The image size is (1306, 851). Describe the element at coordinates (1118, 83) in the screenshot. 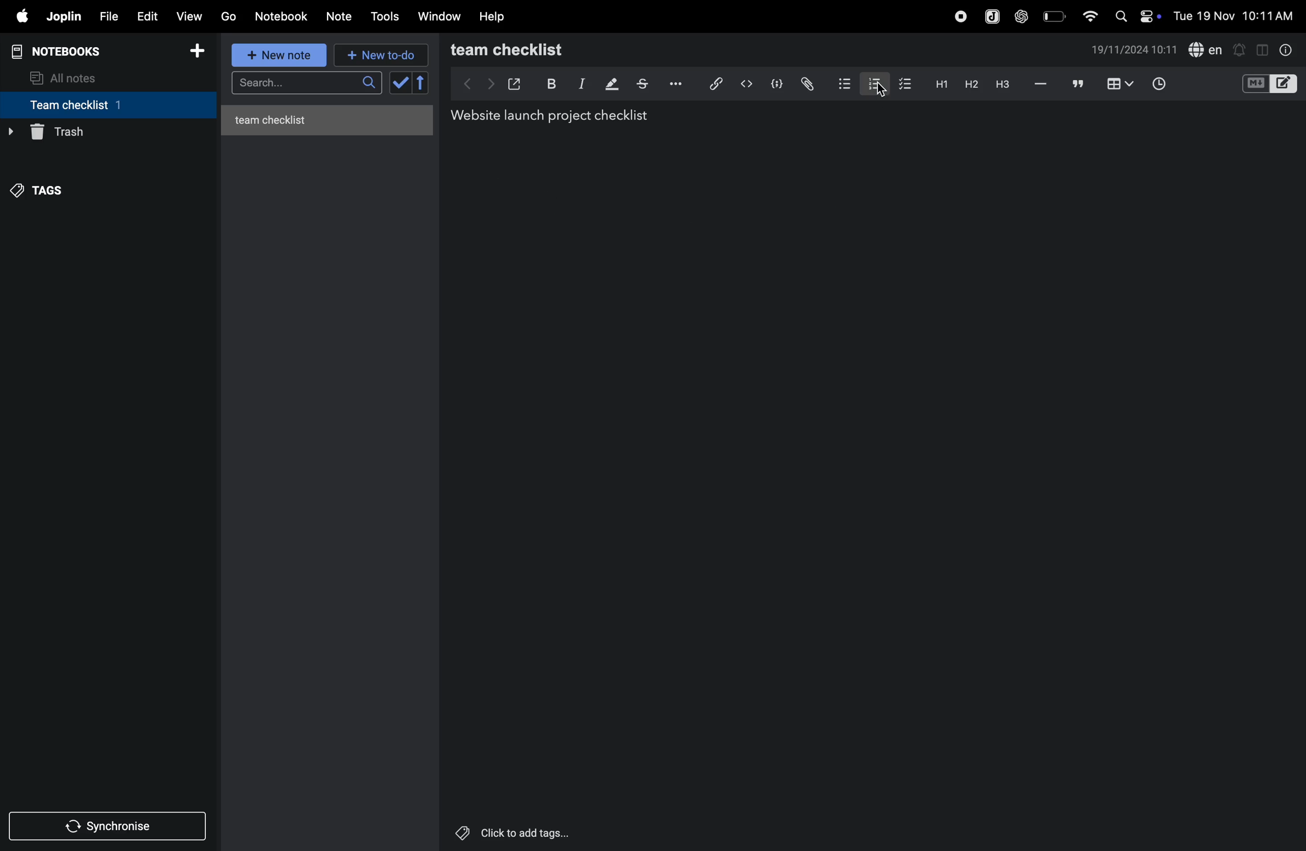

I see `table` at that location.